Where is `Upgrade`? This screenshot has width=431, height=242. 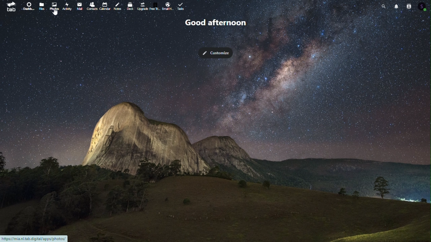 Upgrade is located at coordinates (142, 7).